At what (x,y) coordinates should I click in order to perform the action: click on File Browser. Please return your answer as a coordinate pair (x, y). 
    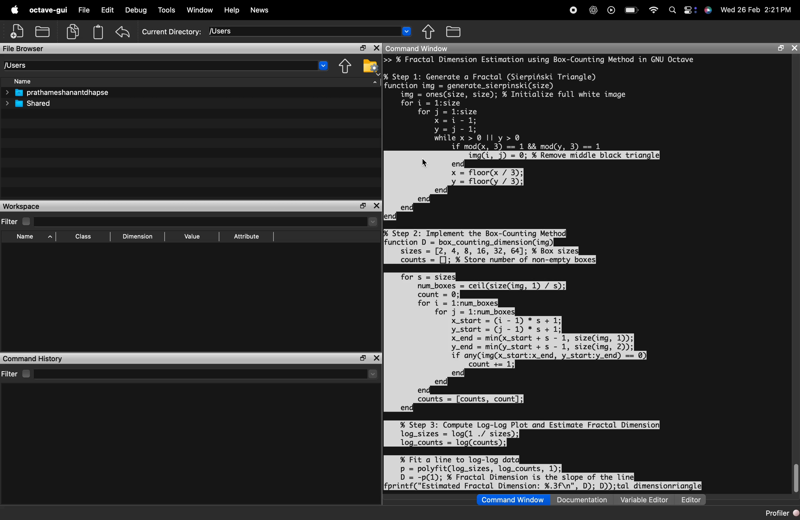
    Looking at the image, I should click on (25, 48).